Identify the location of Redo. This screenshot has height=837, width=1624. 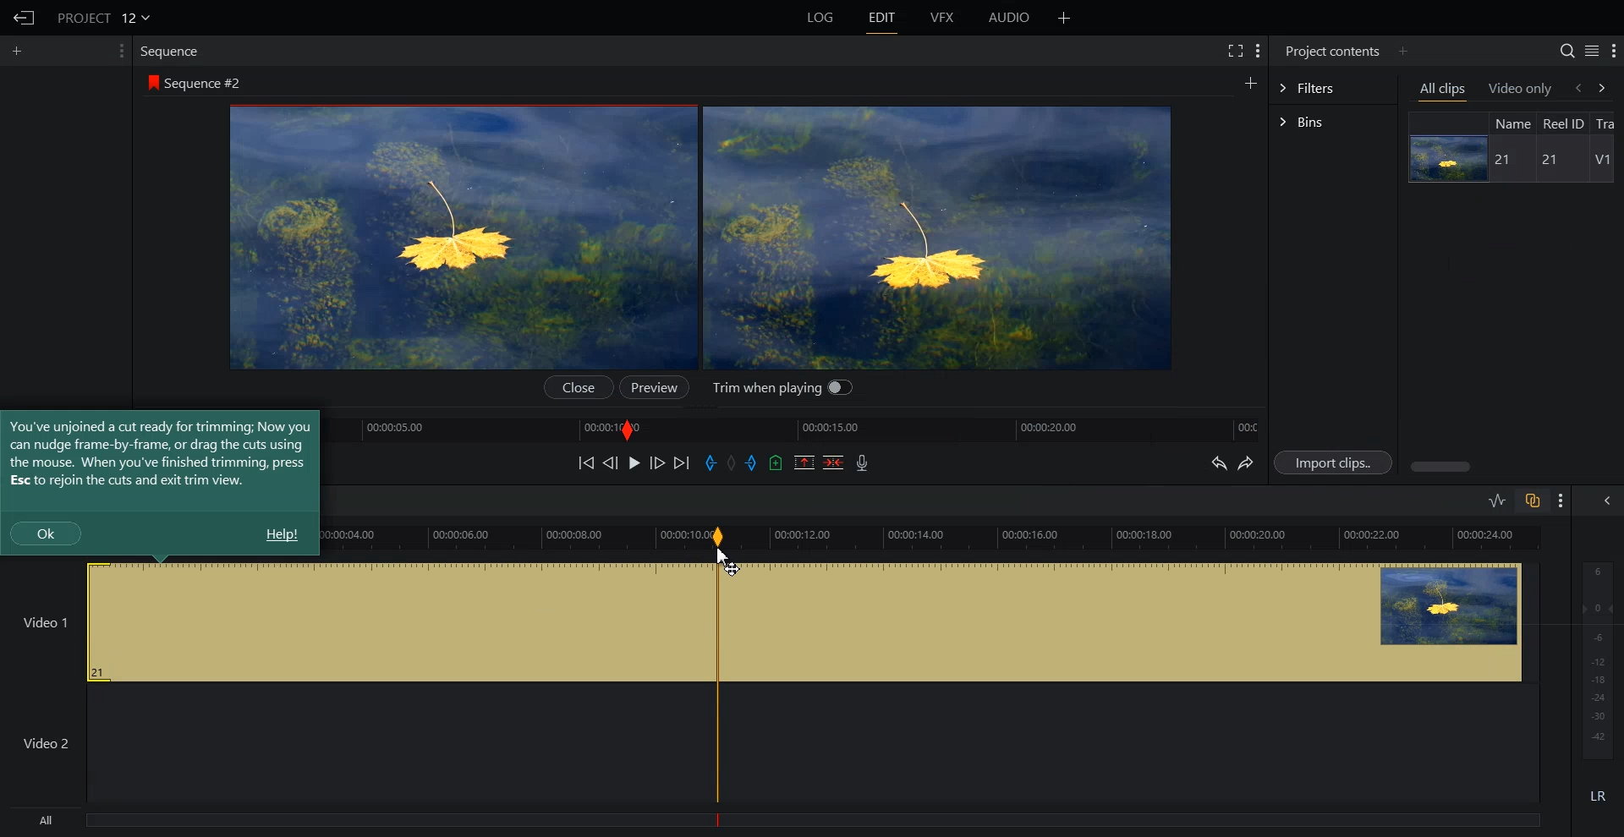
(1246, 462).